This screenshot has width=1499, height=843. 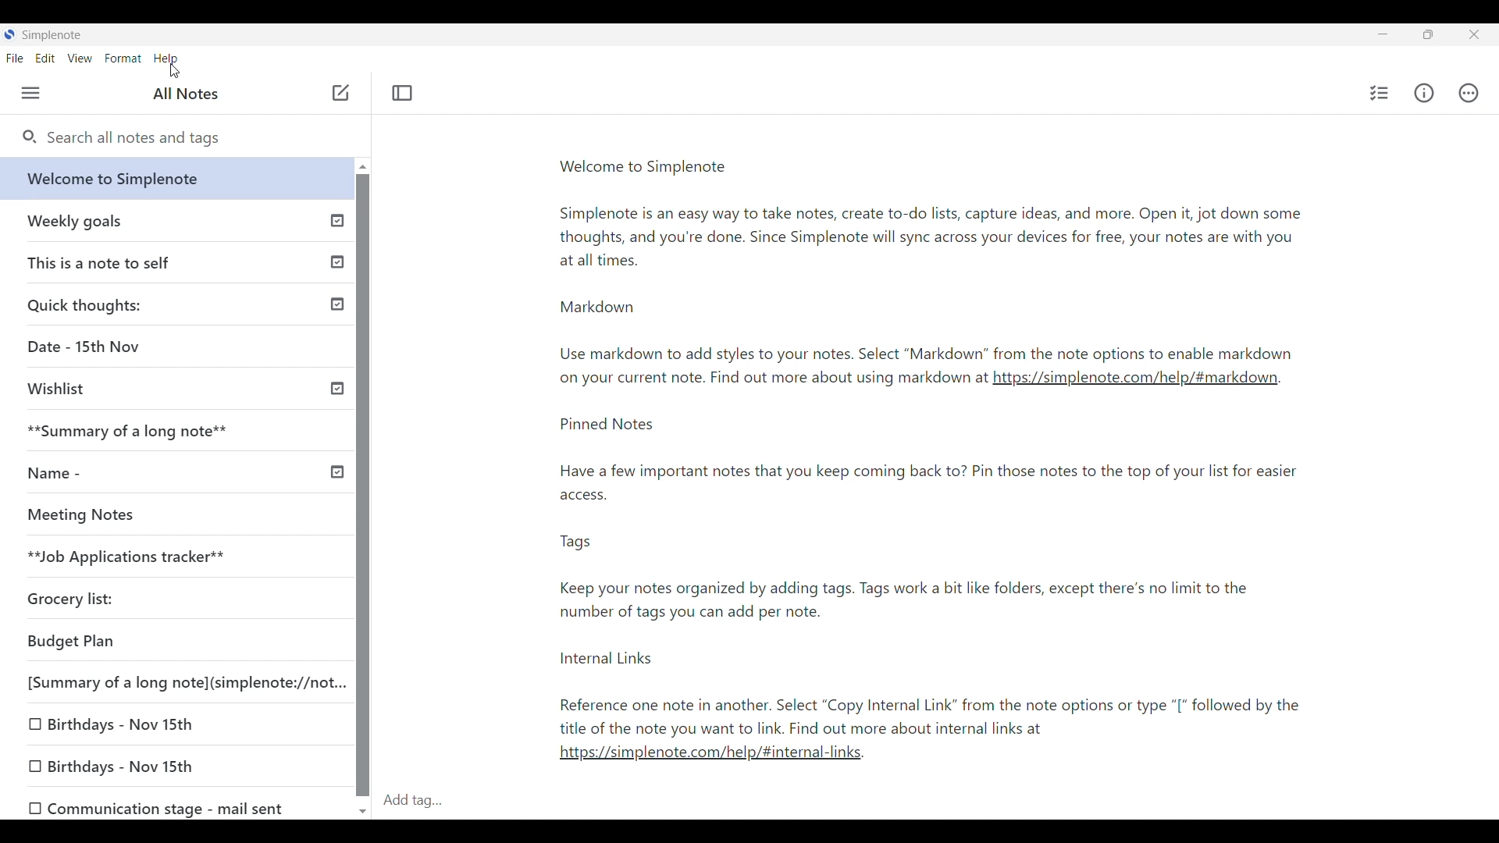 I want to click on Software name, so click(x=51, y=36).